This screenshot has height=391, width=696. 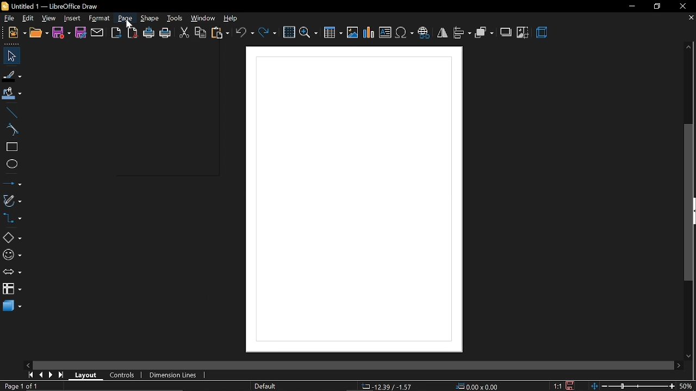 What do you see at coordinates (27, 365) in the screenshot?
I see `move left` at bounding box center [27, 365].